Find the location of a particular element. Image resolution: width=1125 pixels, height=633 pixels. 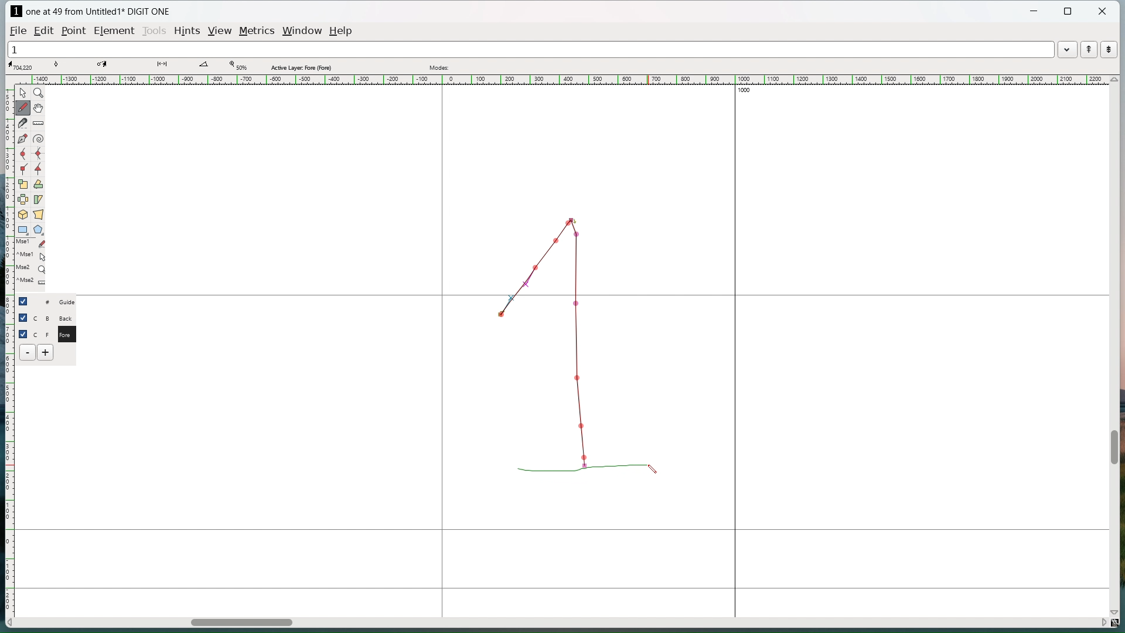

add a curve point always either vertical or horizontal is located at coordinates (38, 154).